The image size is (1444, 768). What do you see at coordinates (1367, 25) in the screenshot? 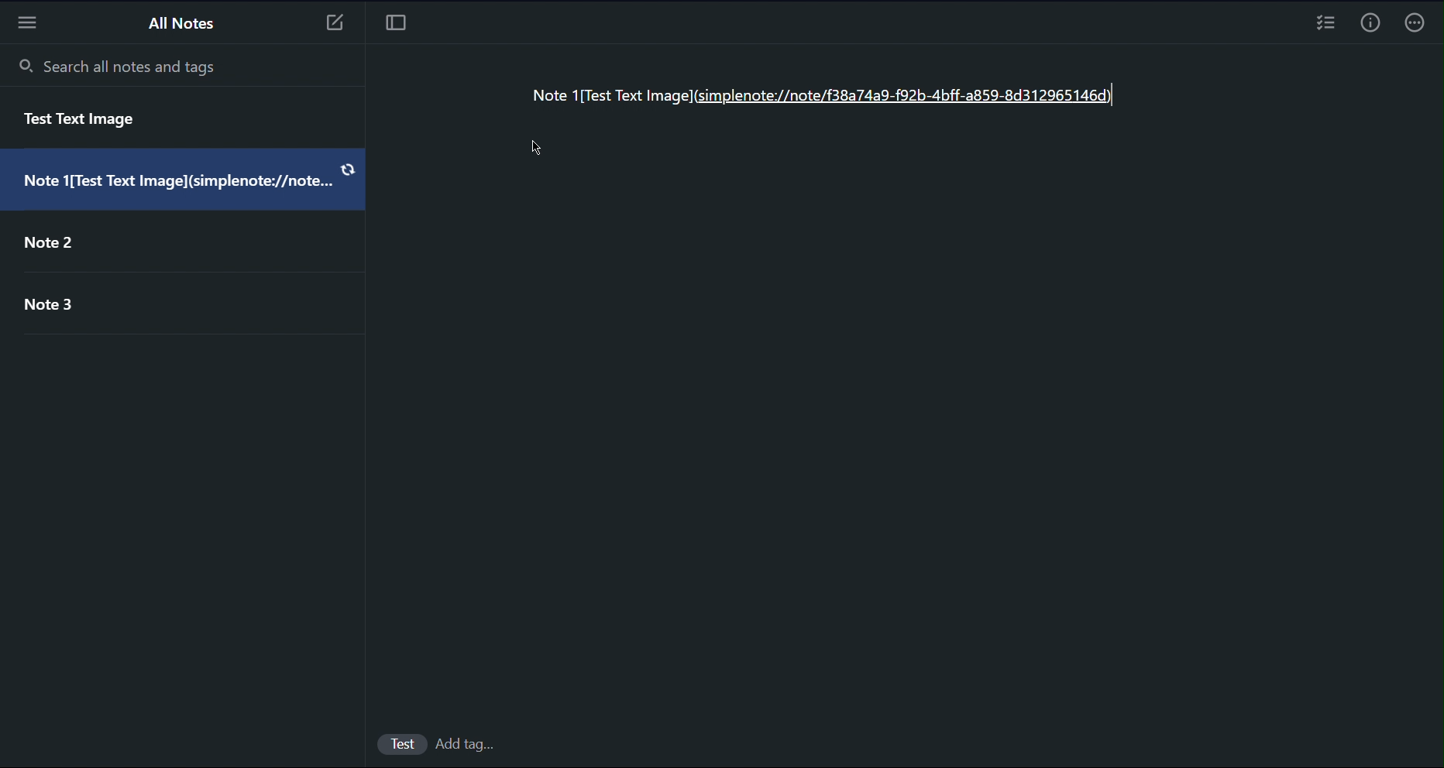
I see `Info` at bounding box center [1367, 25].